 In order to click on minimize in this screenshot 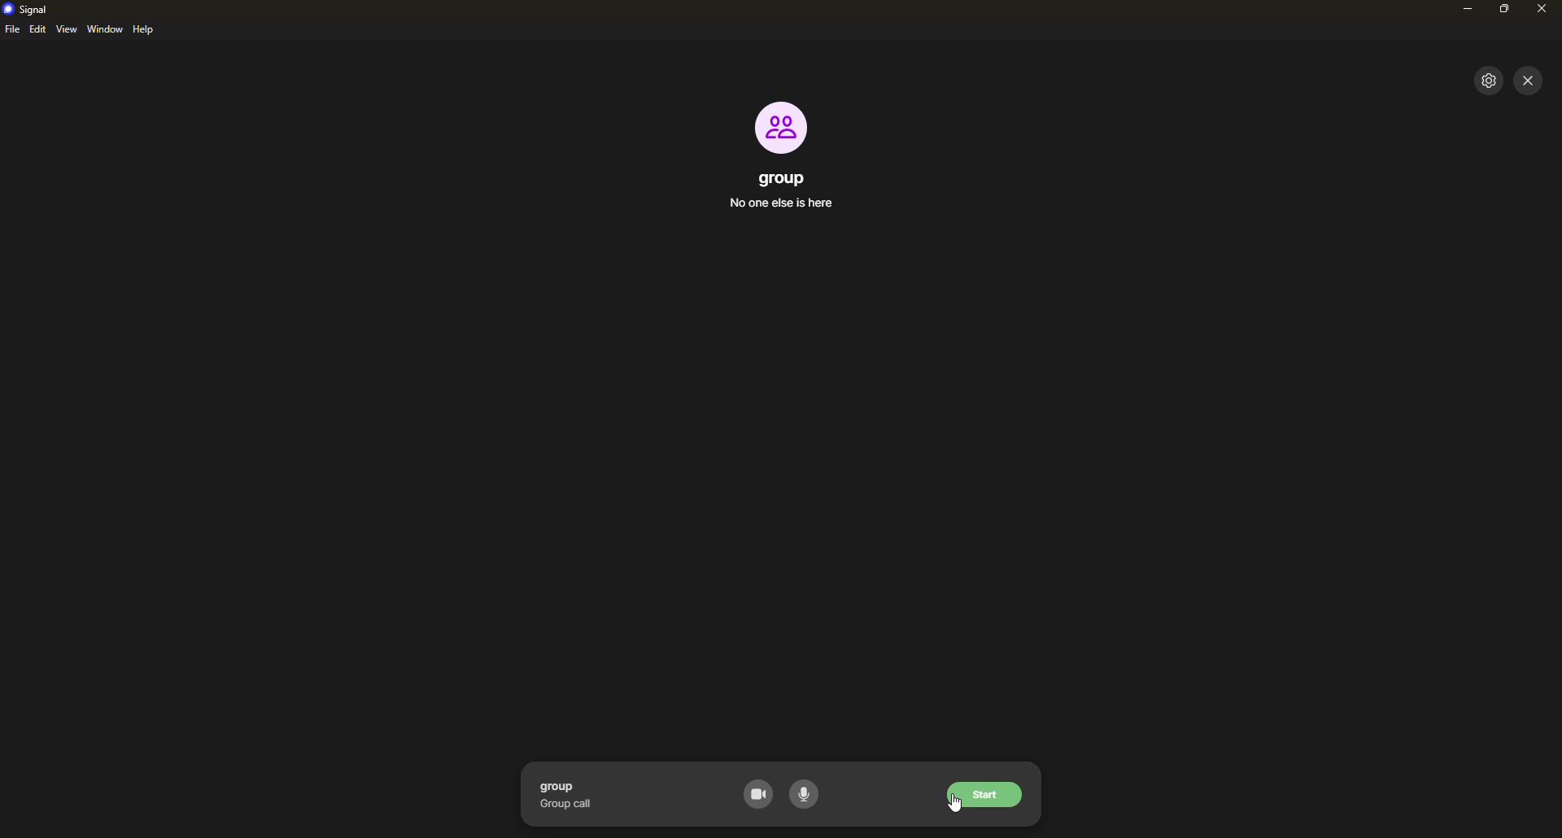, I will do `click(1463, 11)`.